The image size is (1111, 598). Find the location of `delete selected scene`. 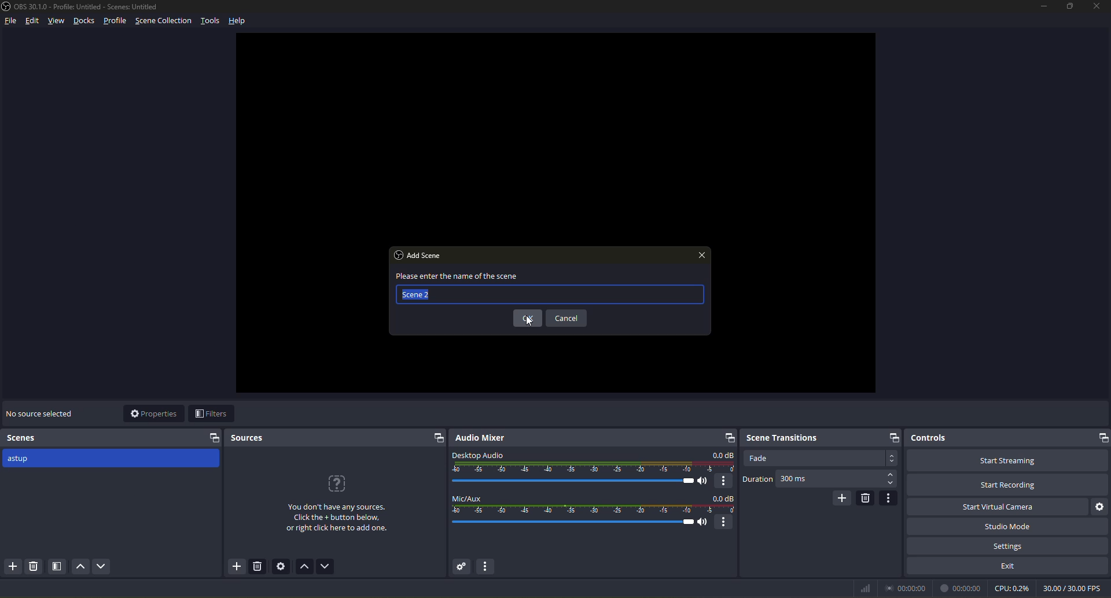

delete selected scene is located at coordinates (35, 566).